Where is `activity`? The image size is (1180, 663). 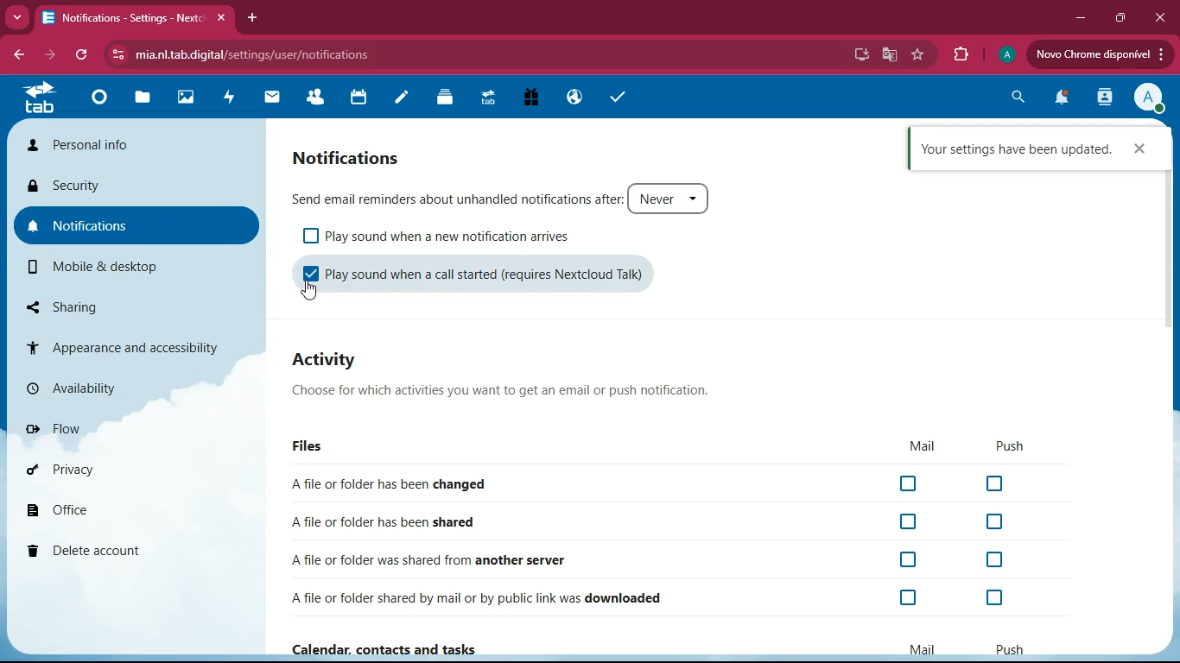
activity is located at coordinates (339, 362).